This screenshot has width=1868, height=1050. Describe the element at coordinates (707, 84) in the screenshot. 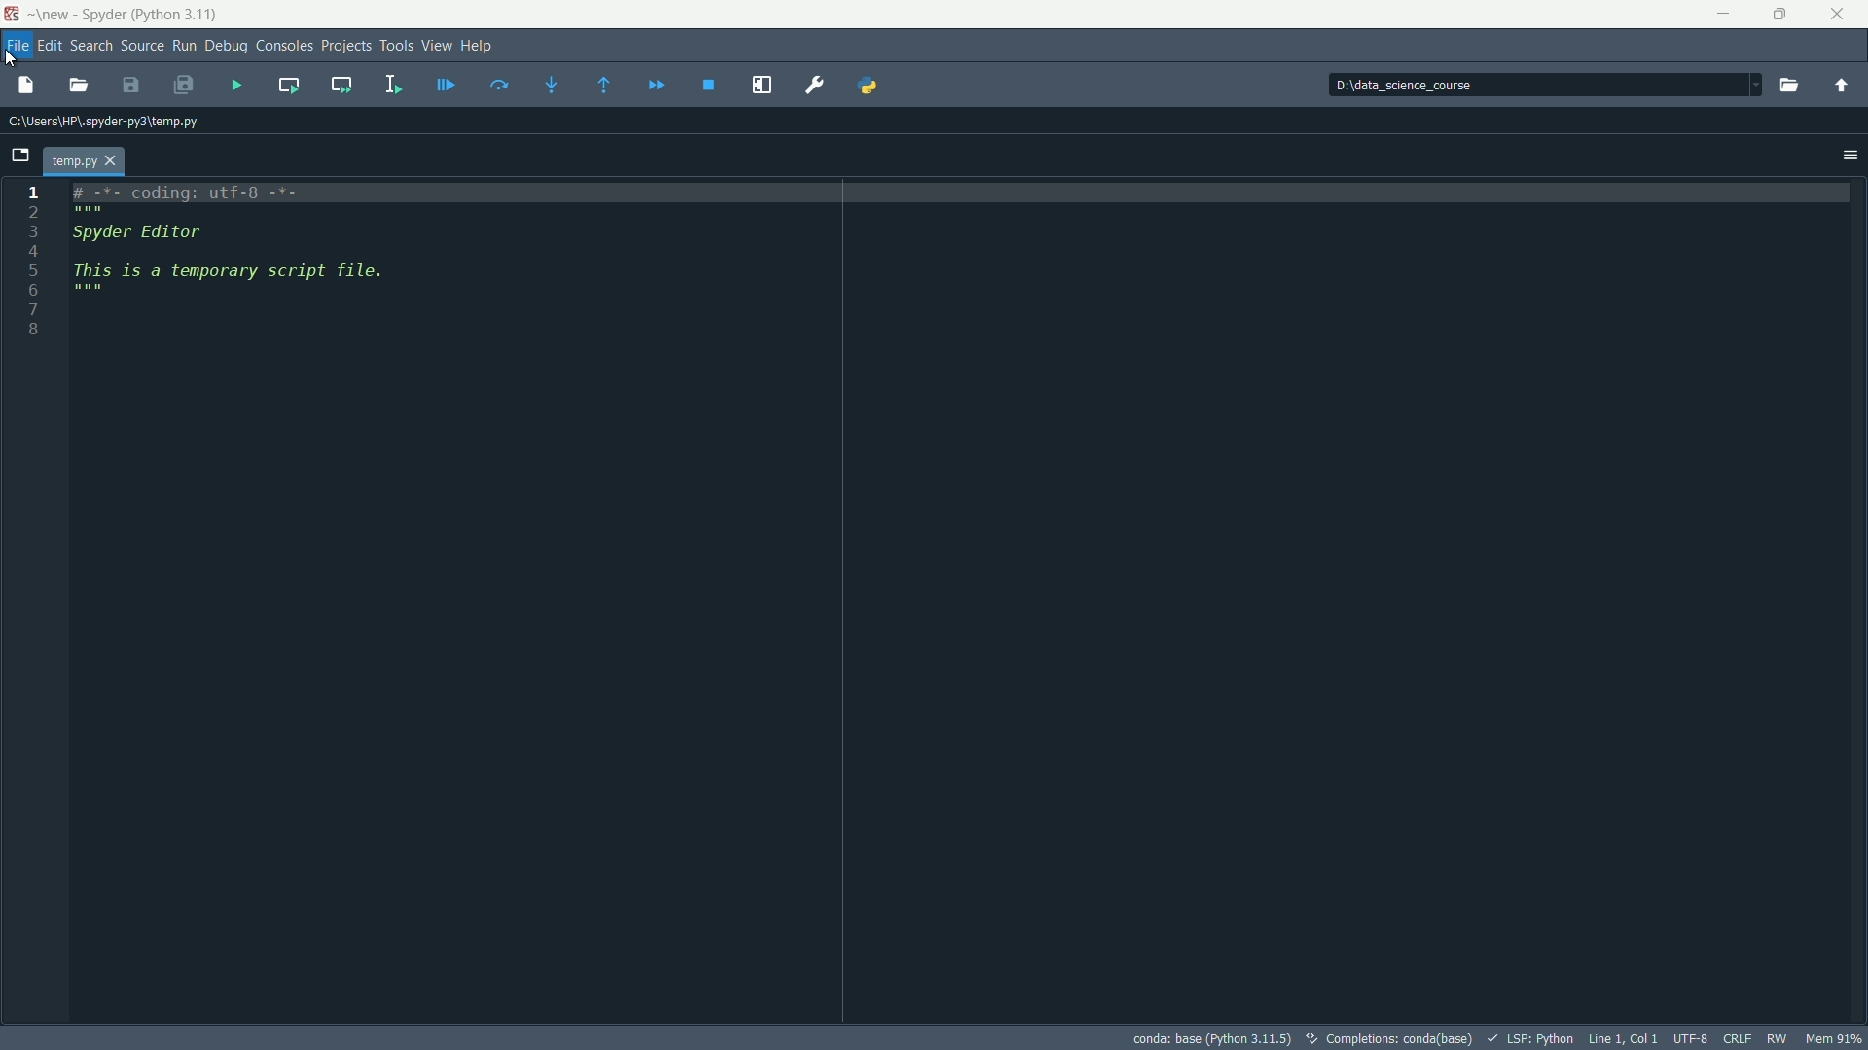

I see `stop debugging` at that location.